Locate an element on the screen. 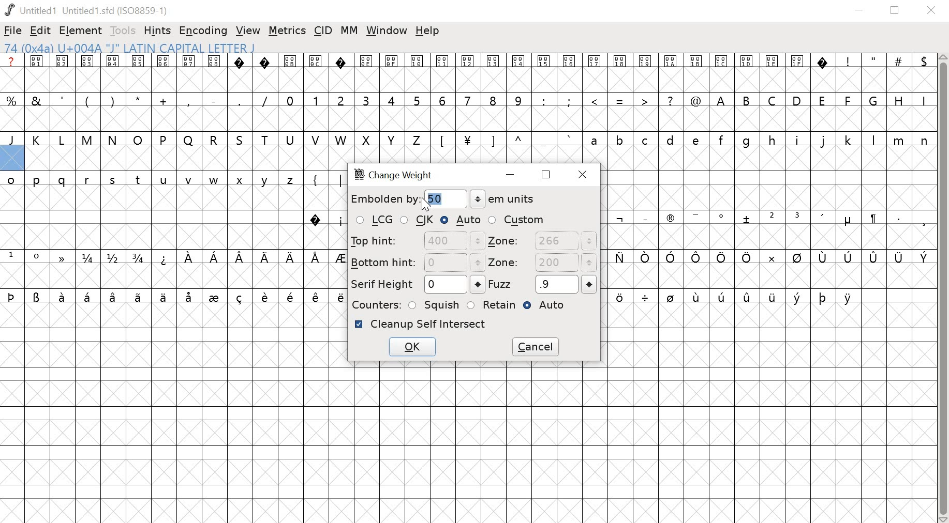  minimize is located at coordinates (859, 11).